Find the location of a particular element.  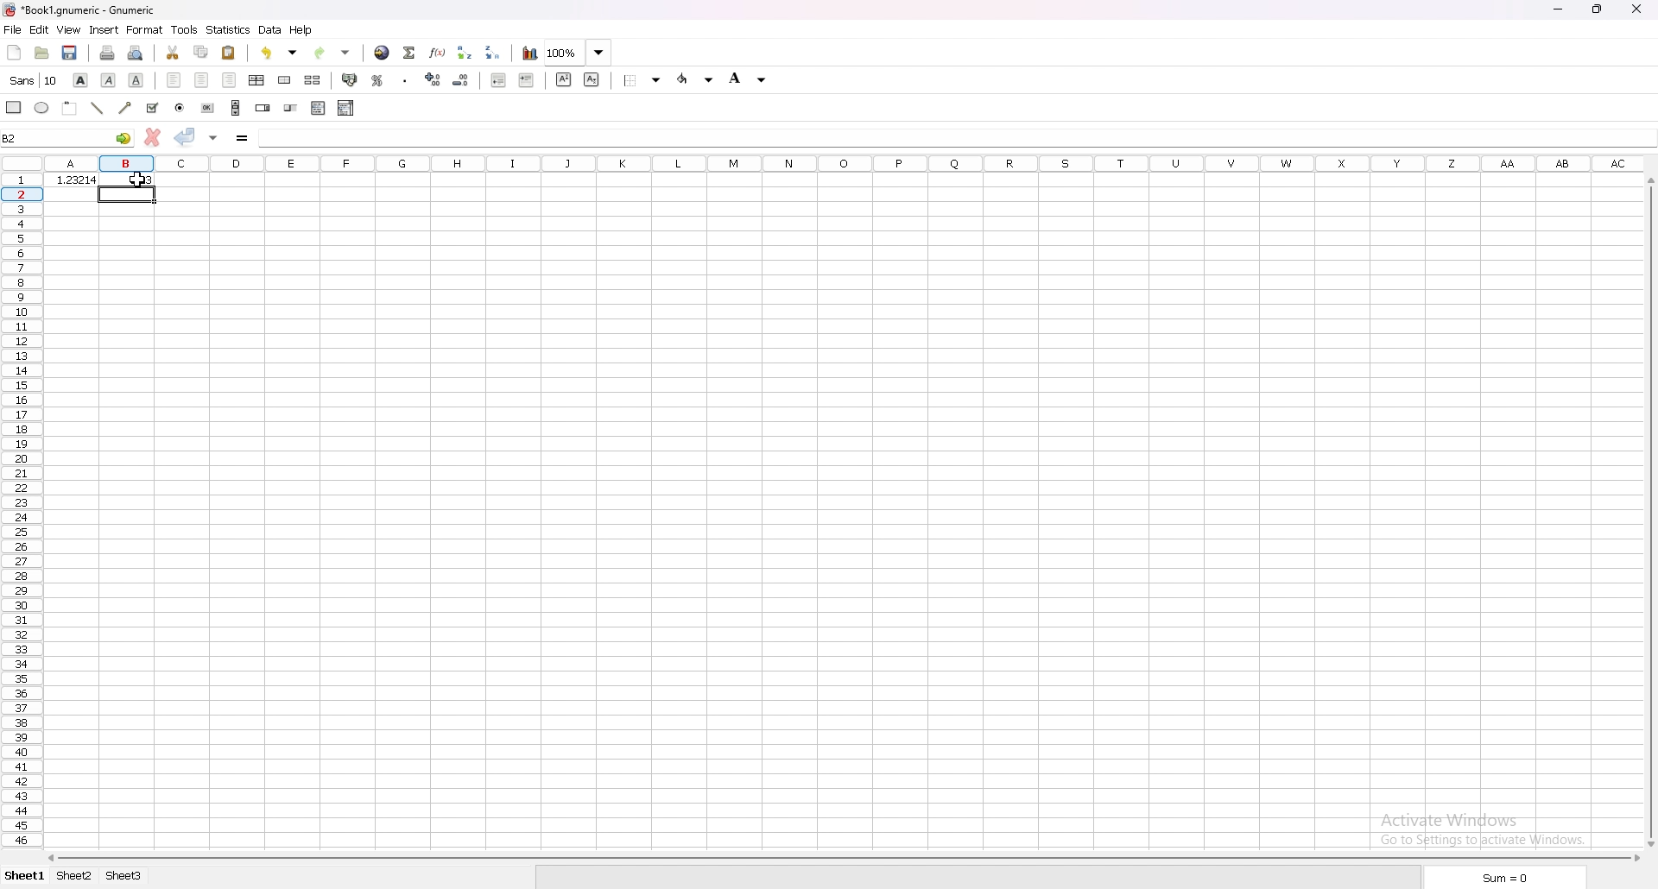

sum is located at coordinates (1503, 876).